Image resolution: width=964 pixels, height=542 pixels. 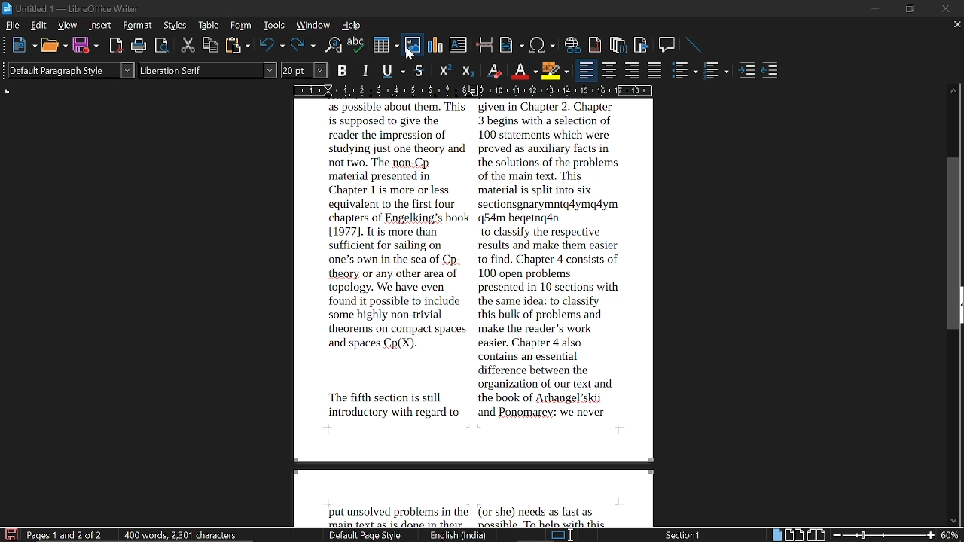 I want to click on word count, so click(x=184, y=535).